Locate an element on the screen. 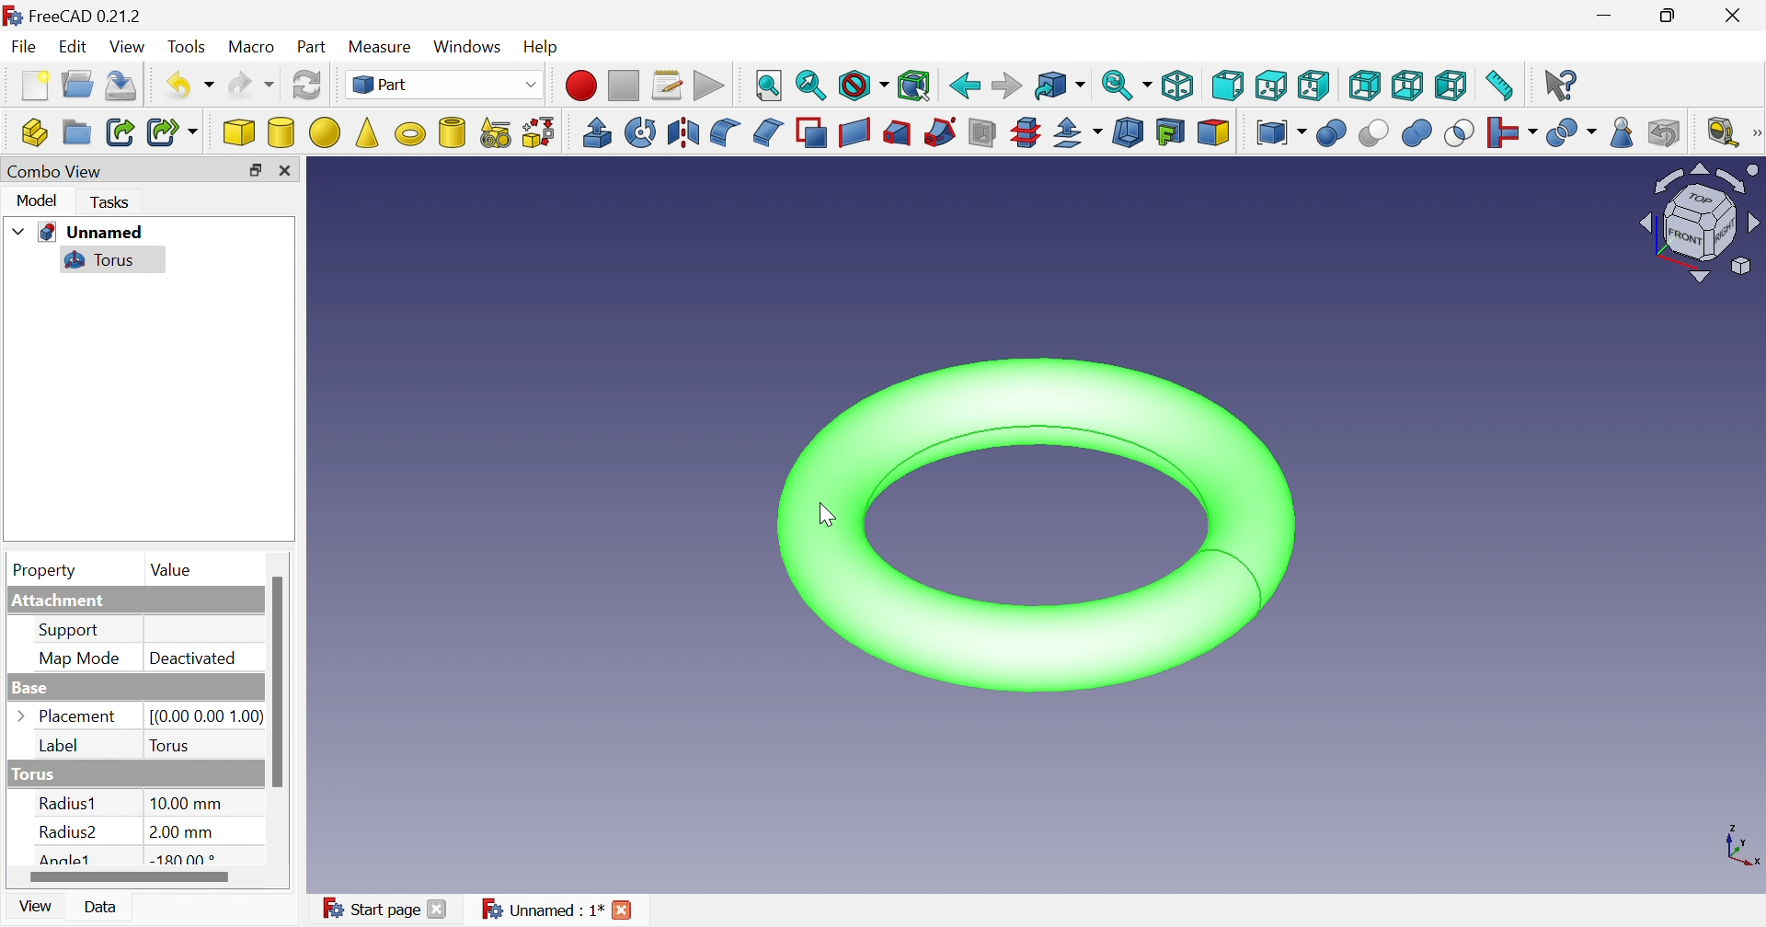 This screenshot has height=927, width=1766. Make sub-link is located at coordinates (173, 132).